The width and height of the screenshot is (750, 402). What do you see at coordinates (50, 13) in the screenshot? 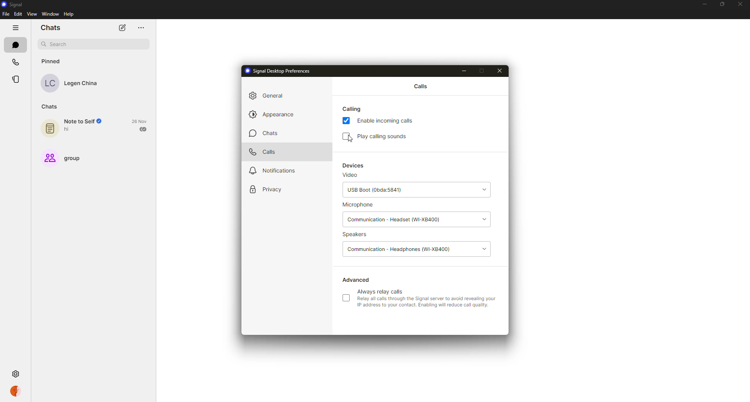
I see `window` at bounding box center [50, 13].